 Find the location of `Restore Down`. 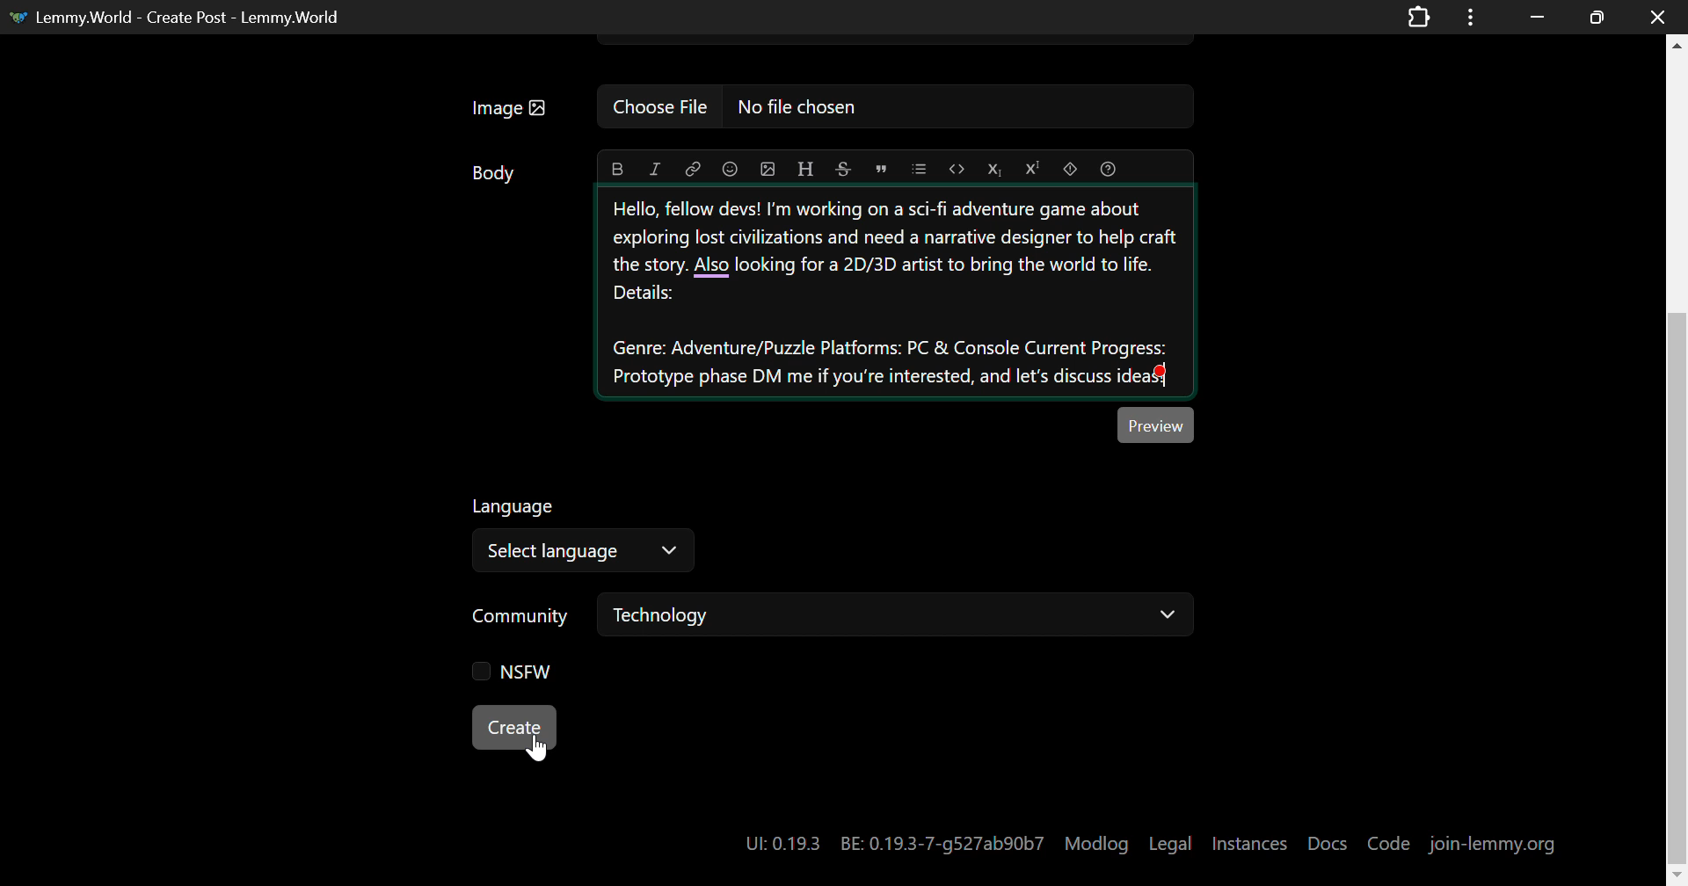

Restore Down is located at coordinates (1537, 17).